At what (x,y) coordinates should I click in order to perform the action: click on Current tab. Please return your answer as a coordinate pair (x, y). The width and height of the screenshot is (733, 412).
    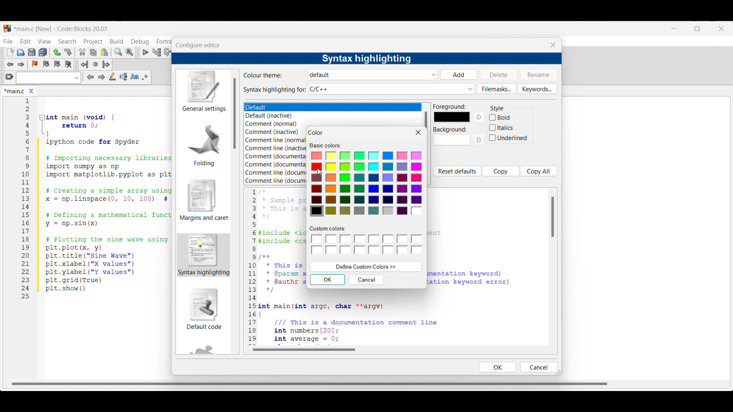
    Looking at the image, I should click on (15, 92).